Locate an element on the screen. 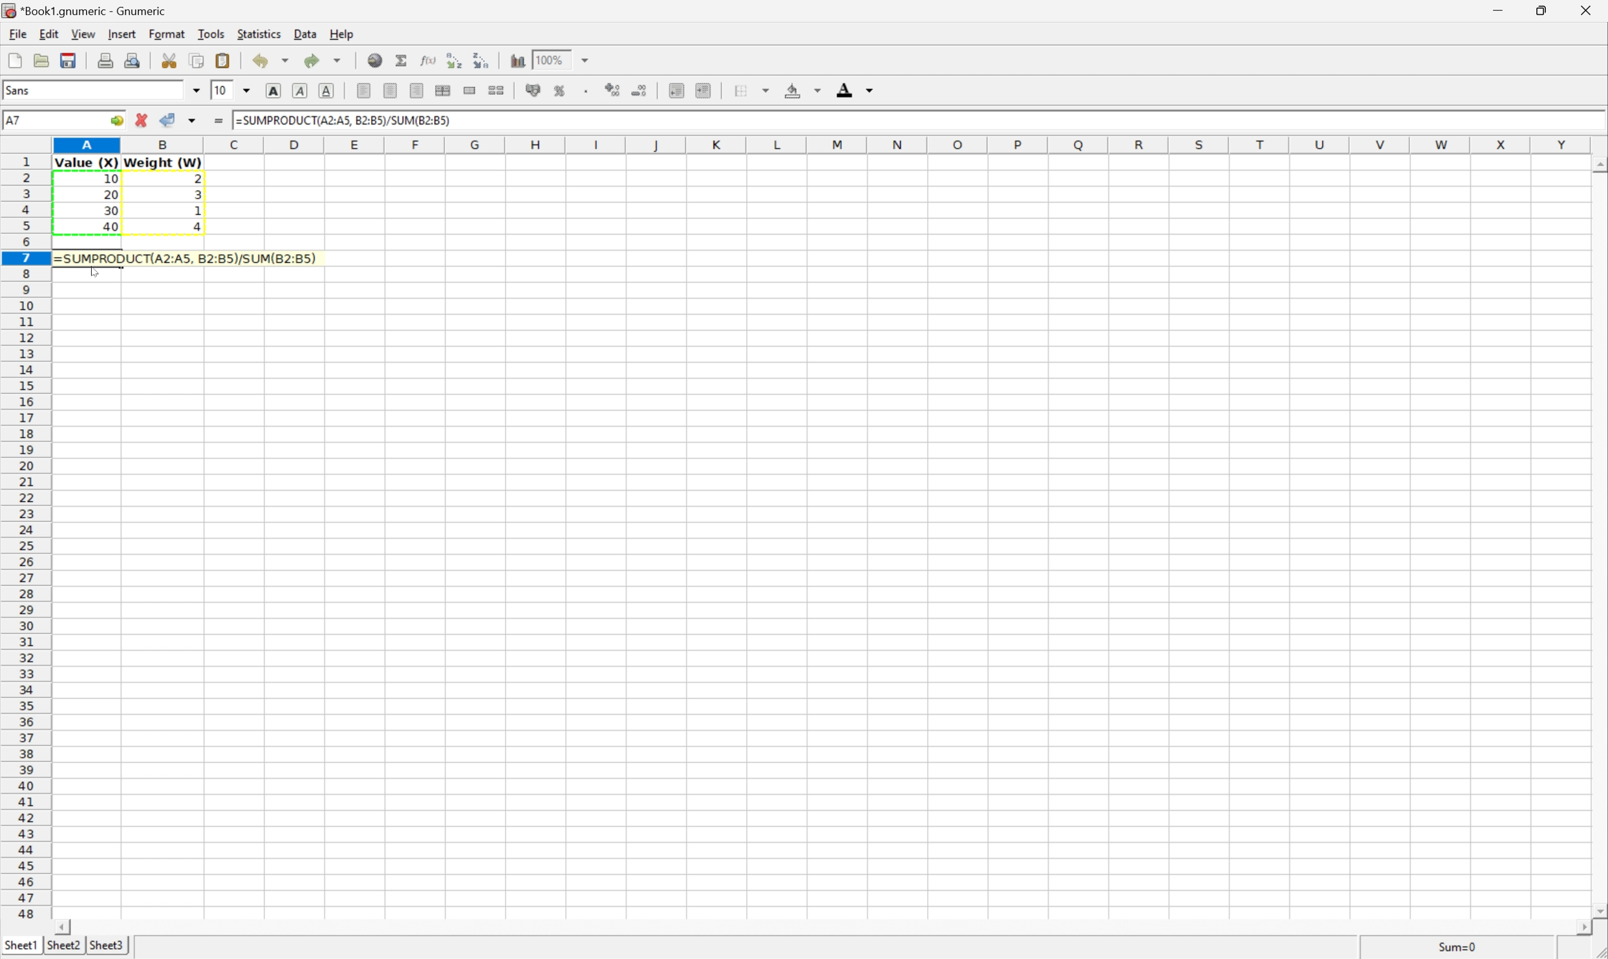 This screenshot has width=1608, height=959. Print preview is located at coordinates (132, 61).